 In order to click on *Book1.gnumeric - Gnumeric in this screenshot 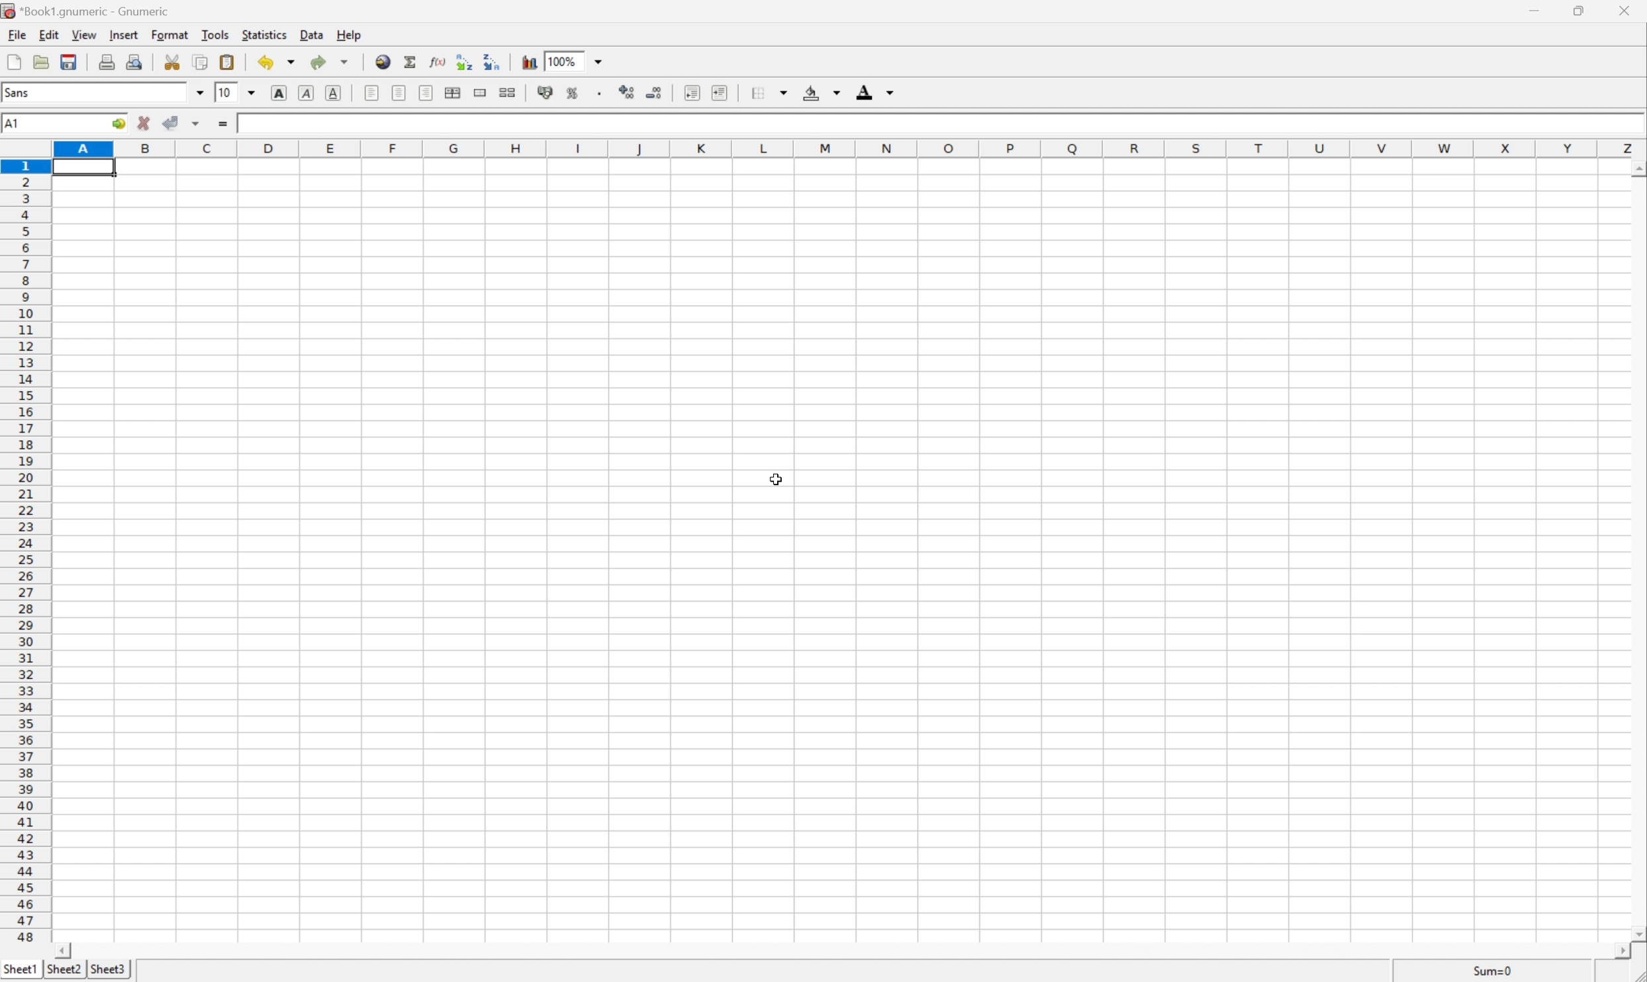, I will do `click(87, 12)`.